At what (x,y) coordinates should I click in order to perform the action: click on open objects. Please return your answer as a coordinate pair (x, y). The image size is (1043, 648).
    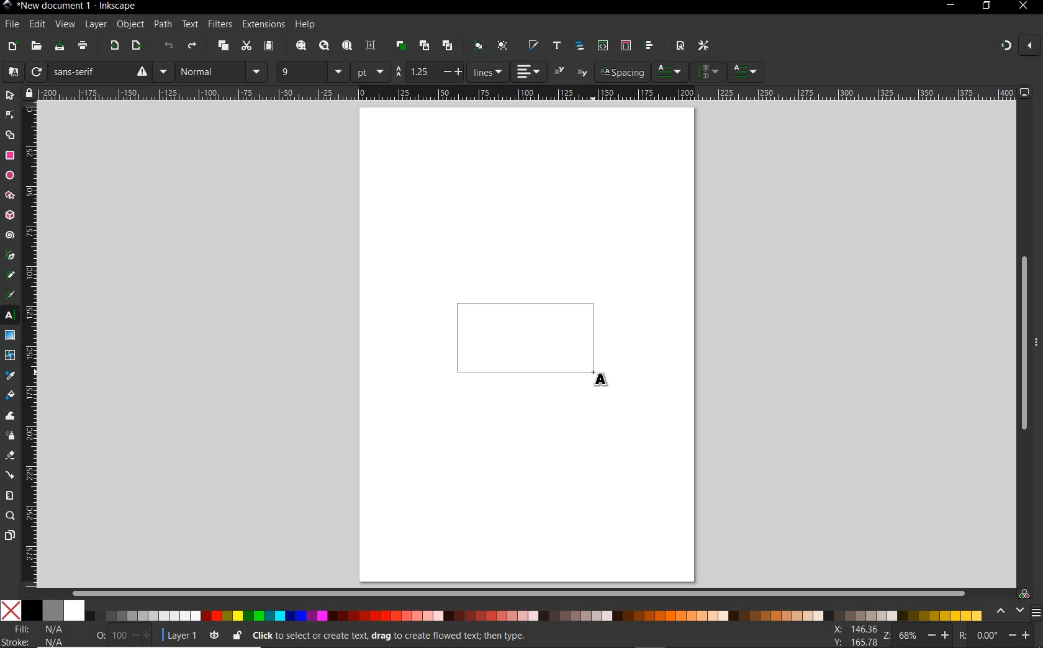
    Looking at the image, I should click on (581, 47).